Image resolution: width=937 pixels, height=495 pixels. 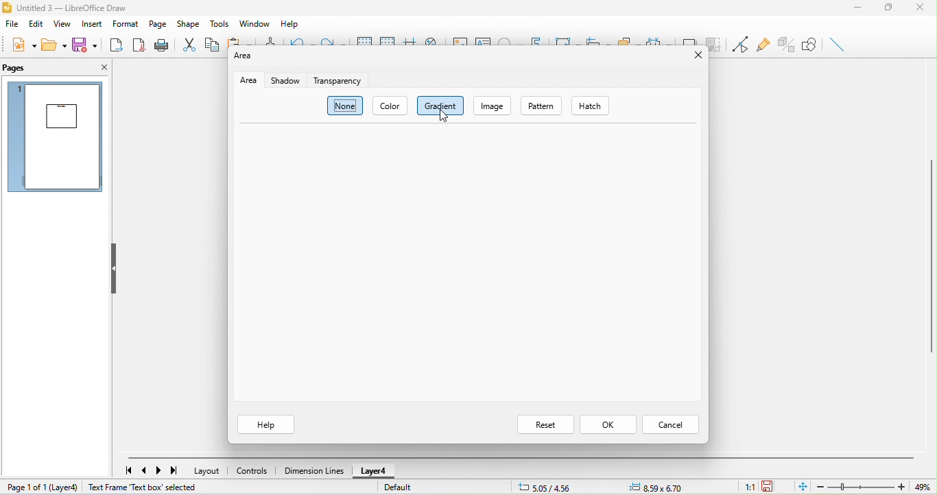 What do you see at coordinates (923, 8) in the screenshot?
I see `close` at bounding box center [923, 8].